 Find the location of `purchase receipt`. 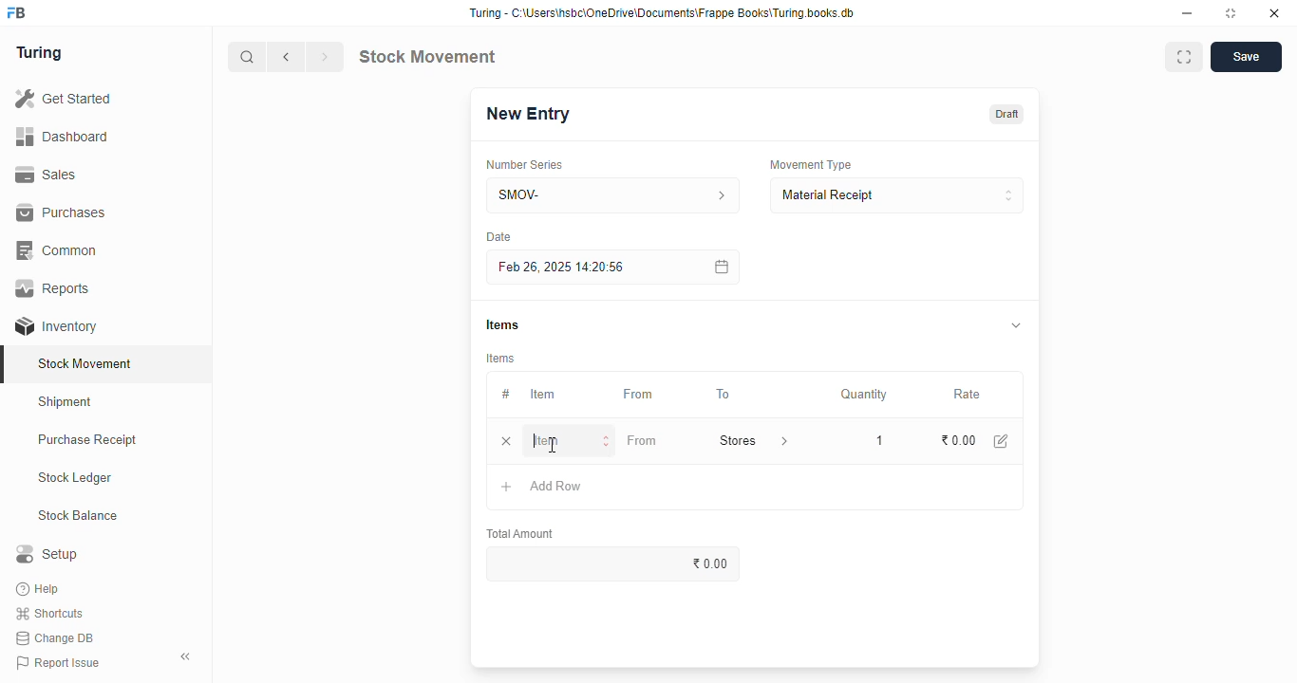

purchase receipt is located at coordinates (87, 439).